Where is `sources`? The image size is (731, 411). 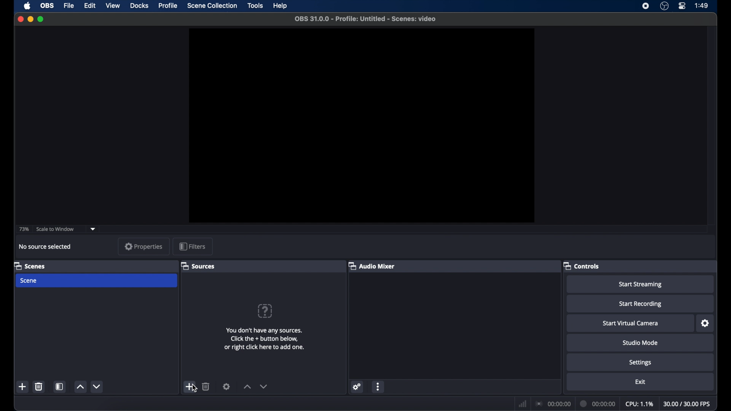
sources is located at coordinates (198, 266).